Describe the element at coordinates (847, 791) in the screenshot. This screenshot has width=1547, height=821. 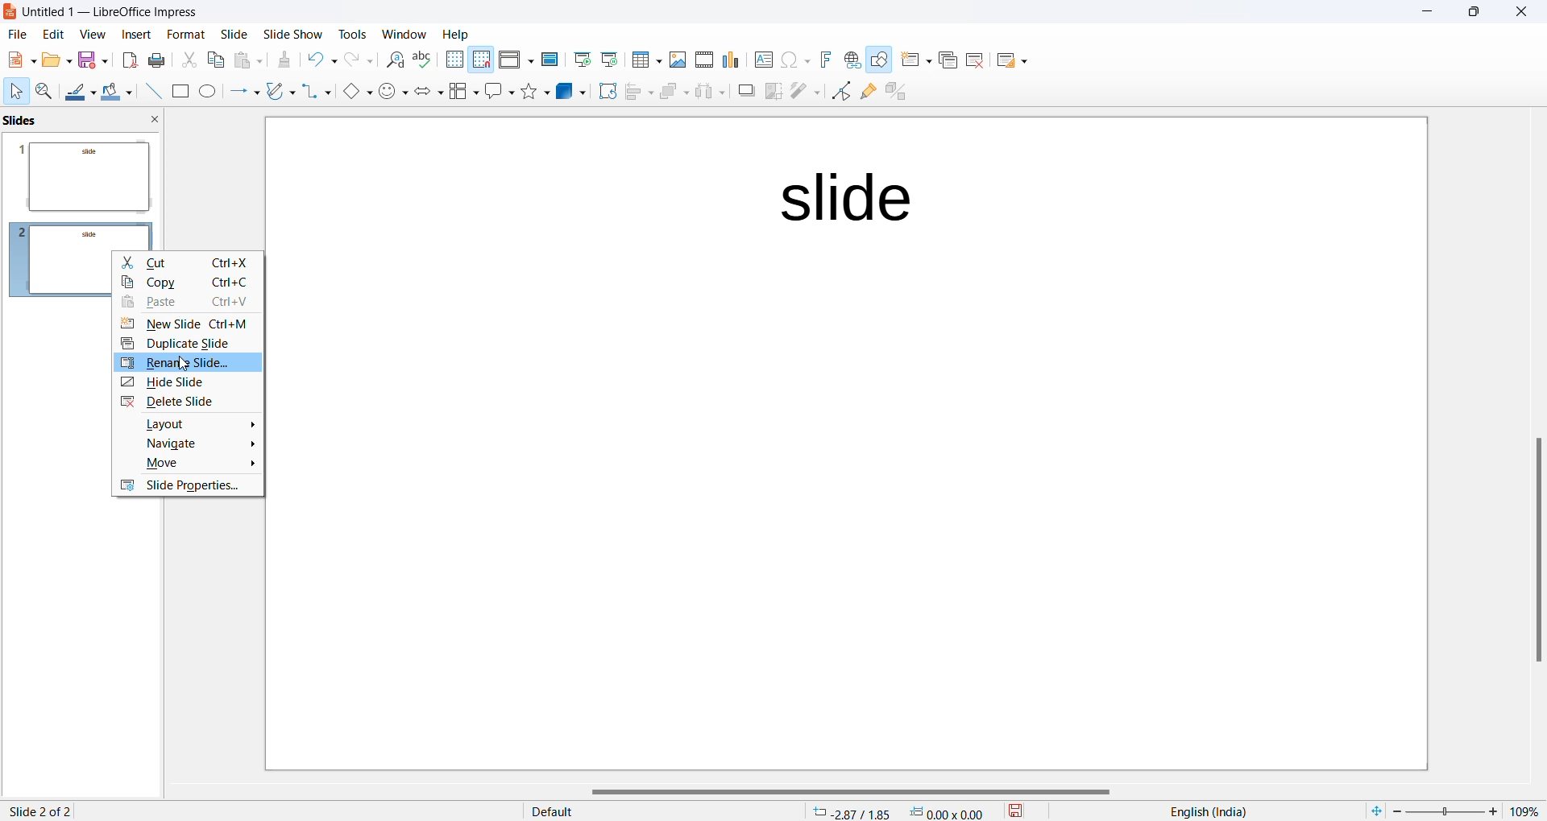
I see `horizontal scrollbar` at that location.